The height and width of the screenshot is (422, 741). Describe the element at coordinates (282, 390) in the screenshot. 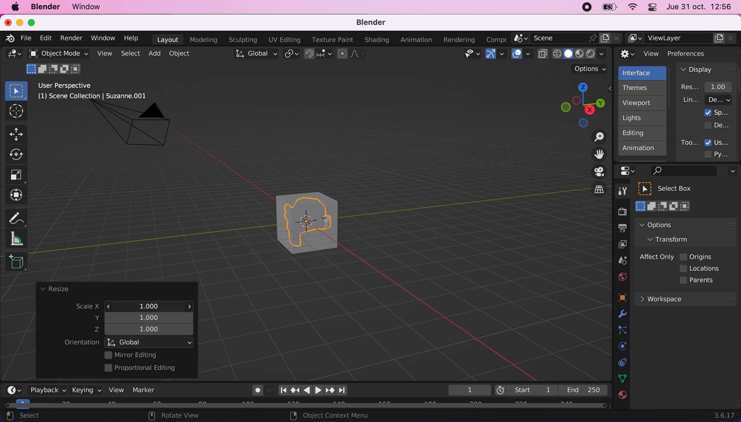

I see `jump to end point` at that location.